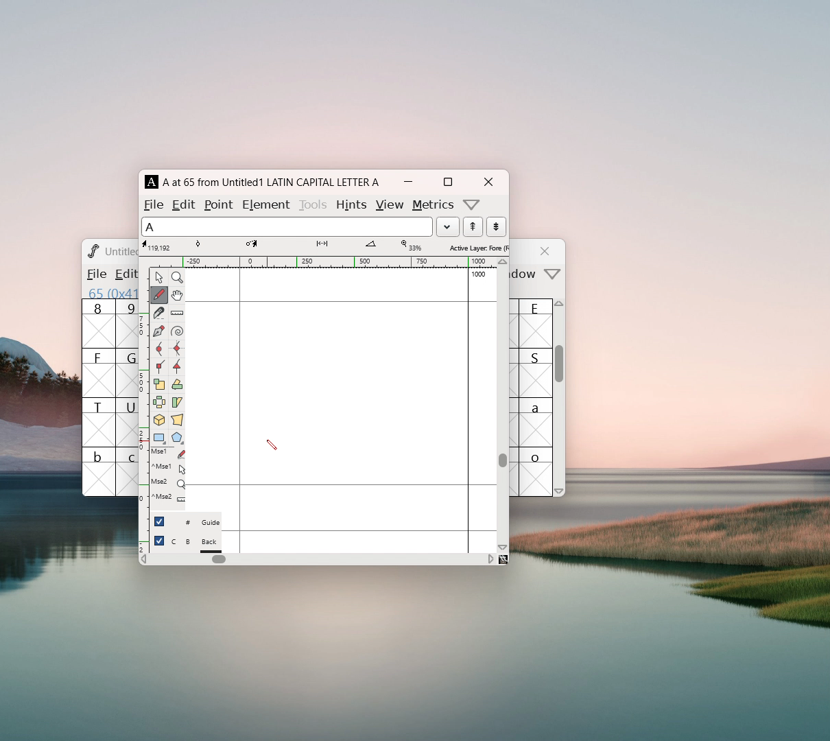  Describe the element at coordinates (195, 543) in the screenshot. I see `C B Back` at that location.